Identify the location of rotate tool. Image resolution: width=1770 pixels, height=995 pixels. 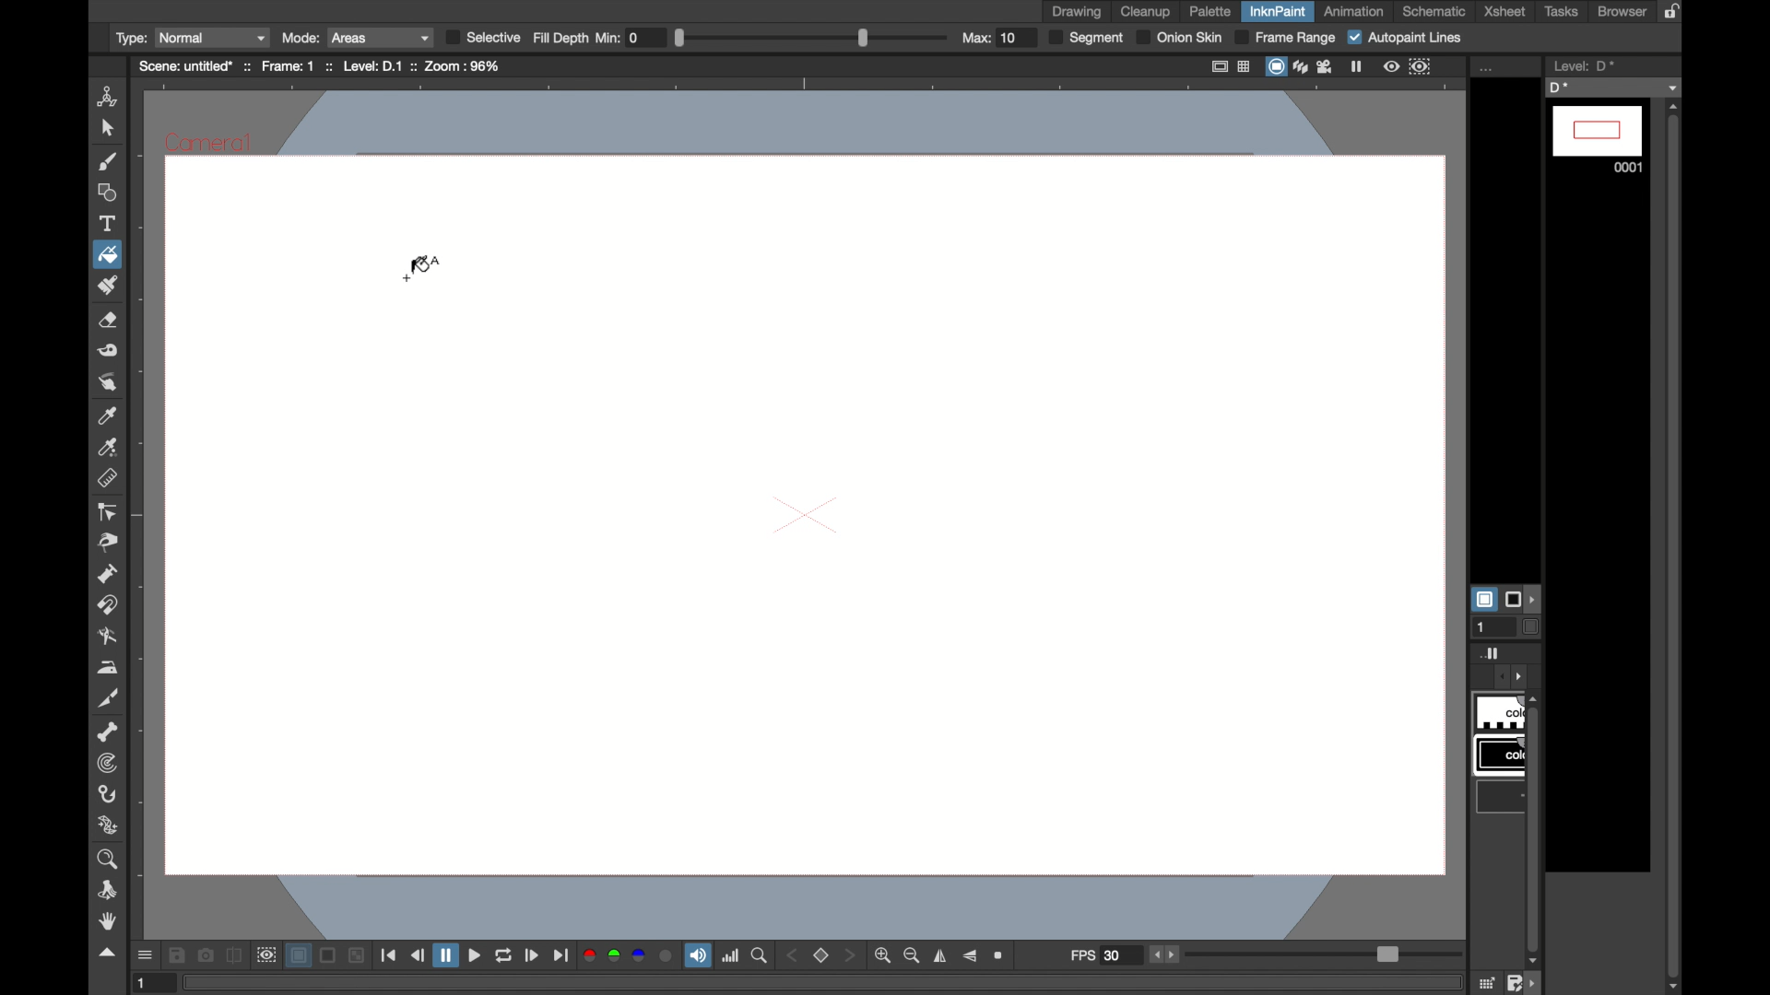
(110, 890).